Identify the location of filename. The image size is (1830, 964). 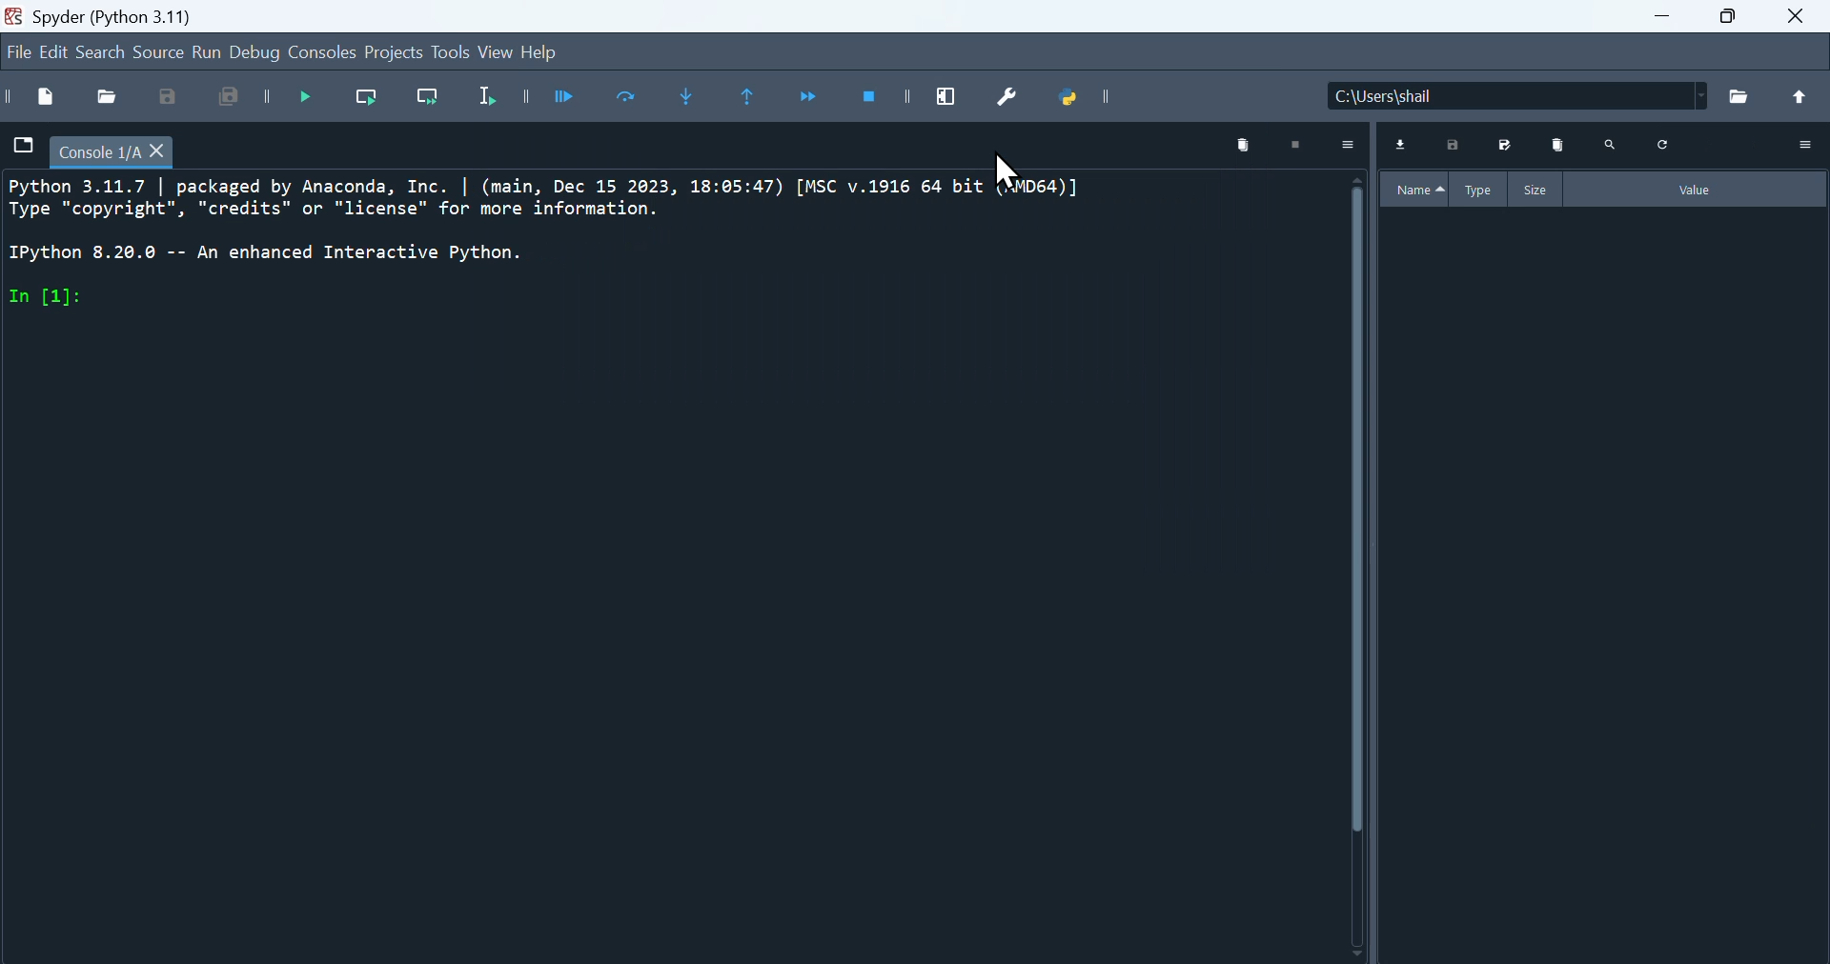
(118, 150).